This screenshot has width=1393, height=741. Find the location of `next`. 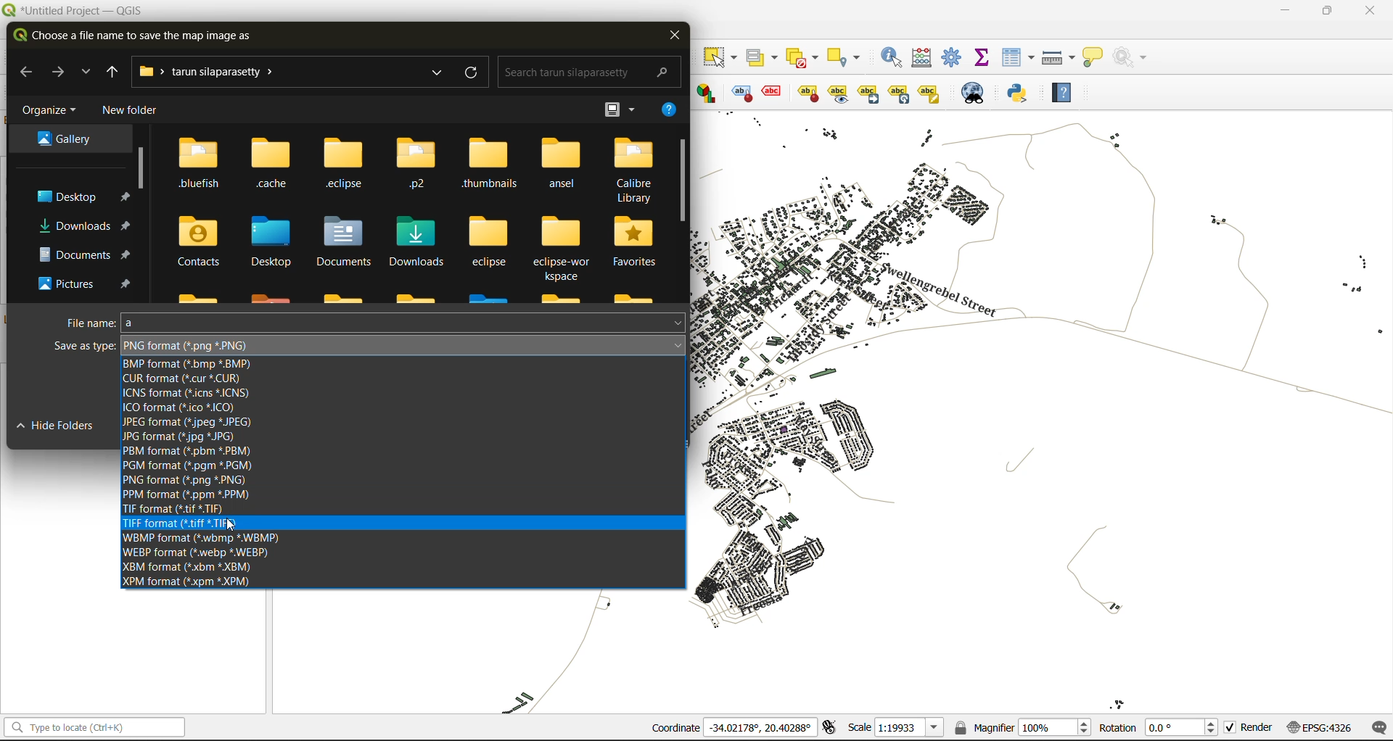

next is located at coordinates (61, 72).